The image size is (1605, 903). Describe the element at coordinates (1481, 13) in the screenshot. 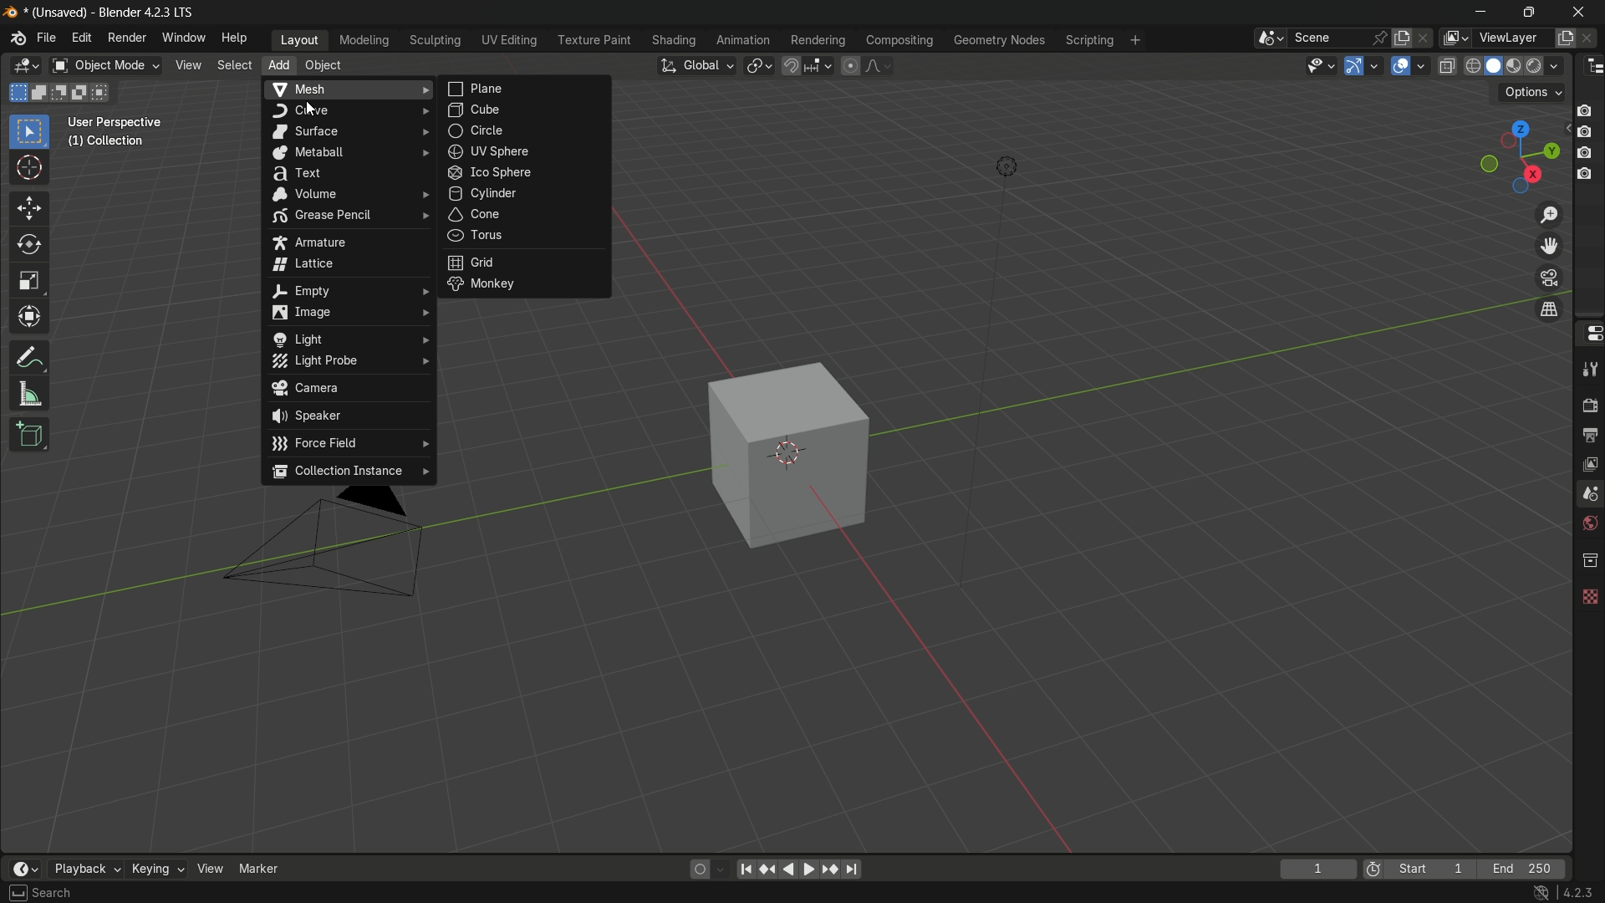

I see `minimize` at that location.